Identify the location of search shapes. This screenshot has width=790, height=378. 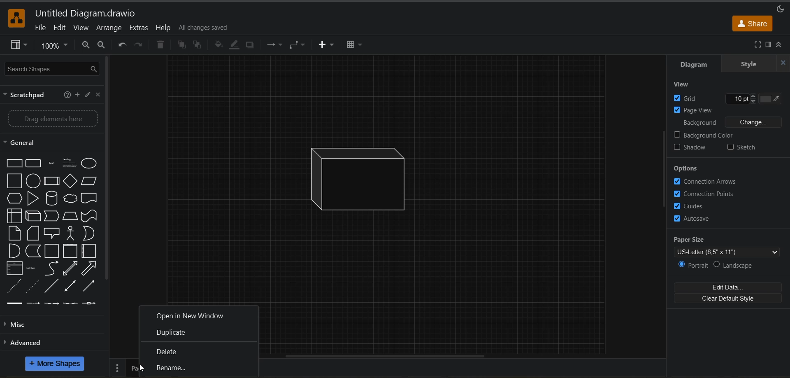
(54, 70).